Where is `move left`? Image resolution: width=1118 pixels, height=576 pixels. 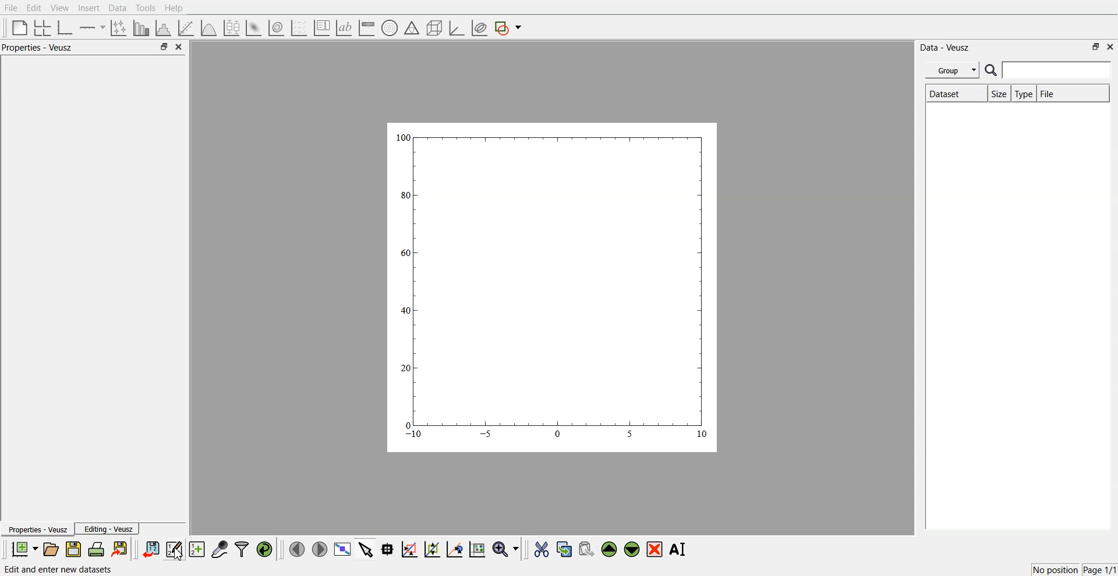 move left is located at coordinates (297, 549).